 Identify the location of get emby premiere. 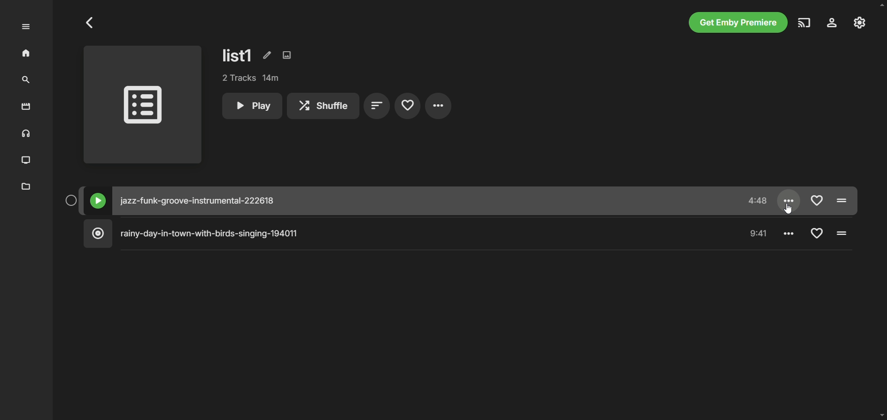
(738, 22).